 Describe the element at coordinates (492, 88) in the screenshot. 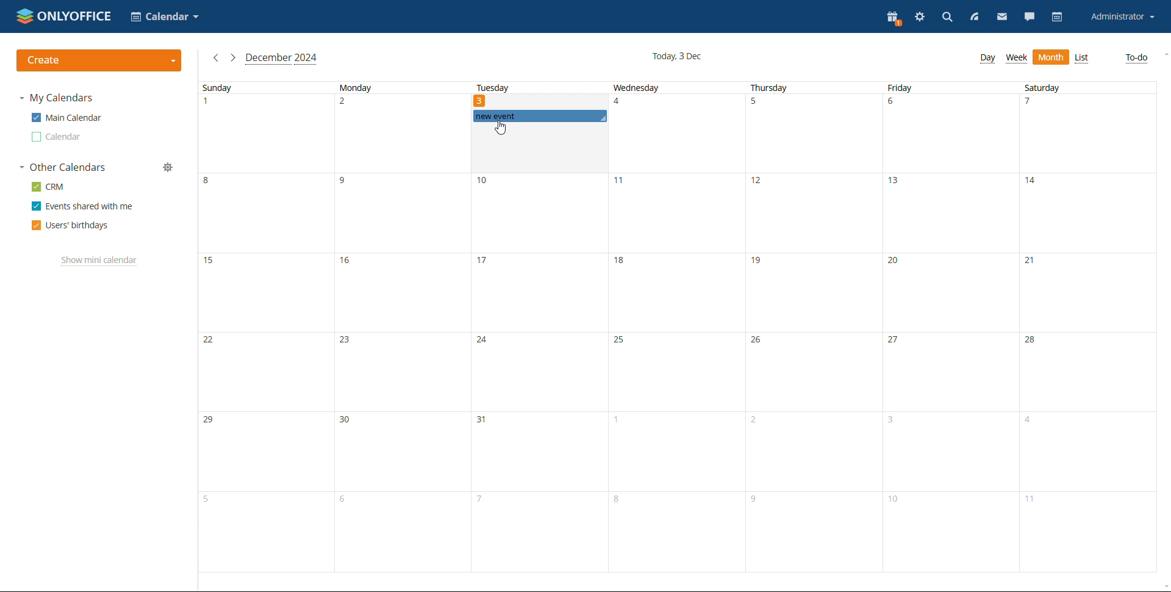

I see `tuesday` at that location.